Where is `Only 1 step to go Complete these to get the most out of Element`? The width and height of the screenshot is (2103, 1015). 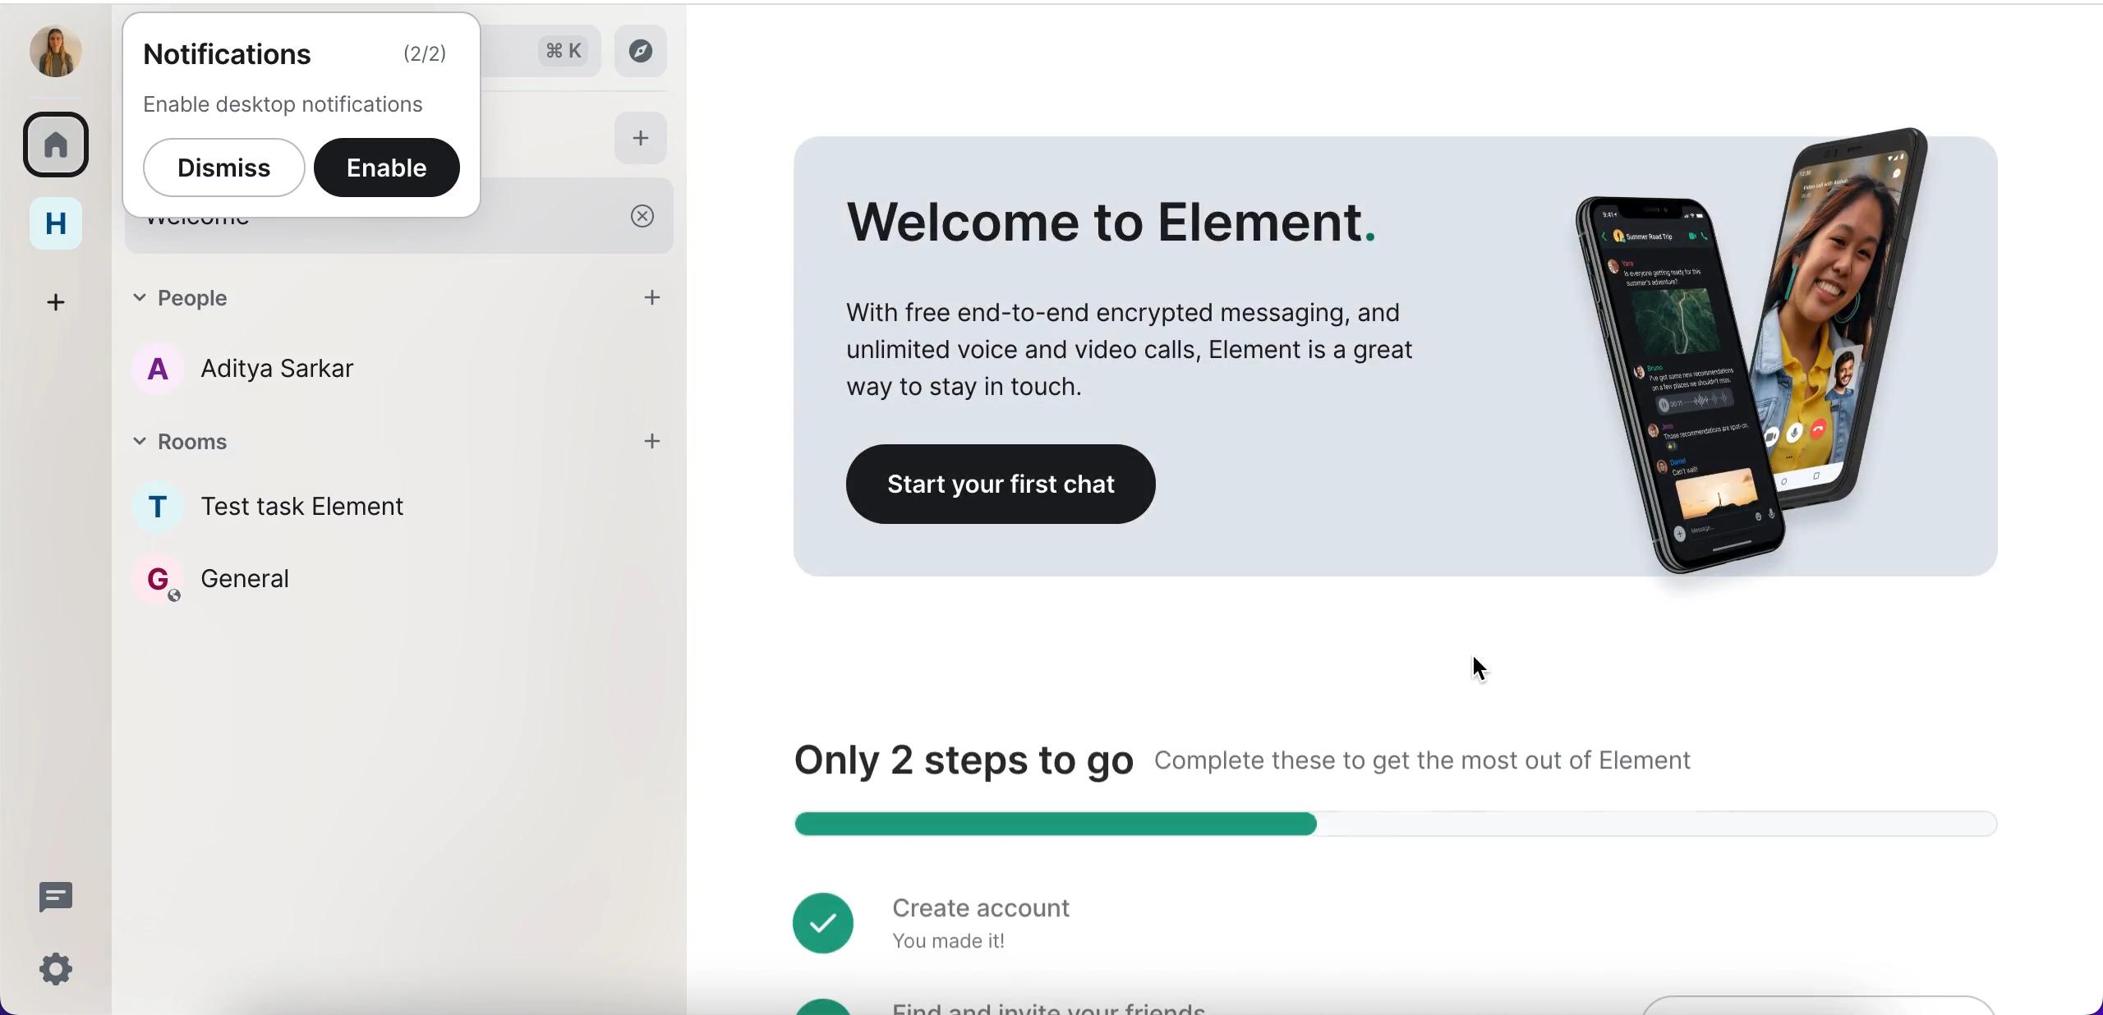
Only 1 step to go Complete these to get the most out of Element is located at coordinates (1250, 758).